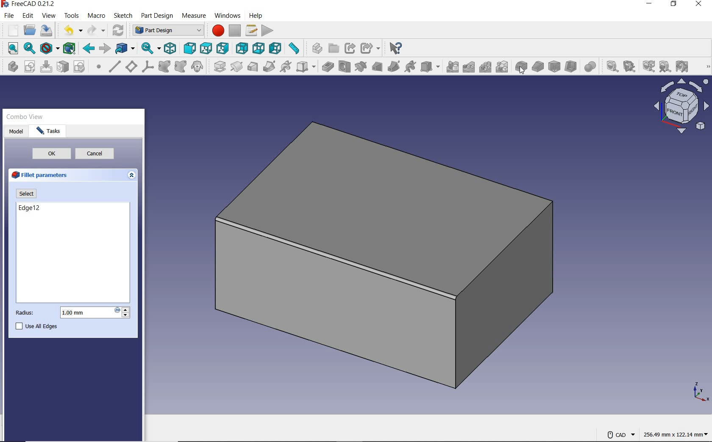 This screenshot has width=712, height=442. I want to click on create a sub object, so click(181, 66).